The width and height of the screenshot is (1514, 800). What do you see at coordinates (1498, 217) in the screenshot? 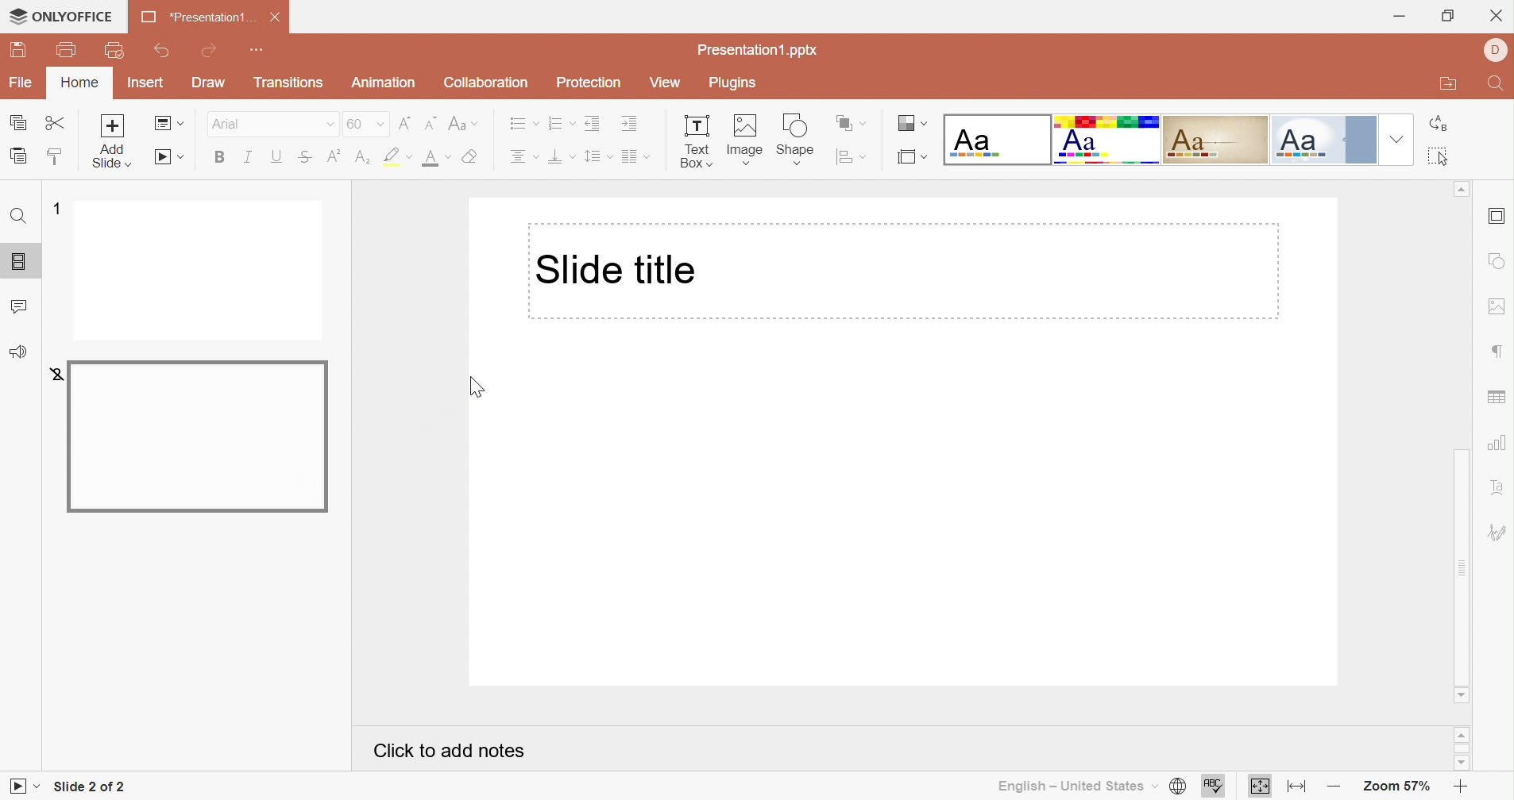
I see `Header and footer settings` at bounding box center [1498, 217].